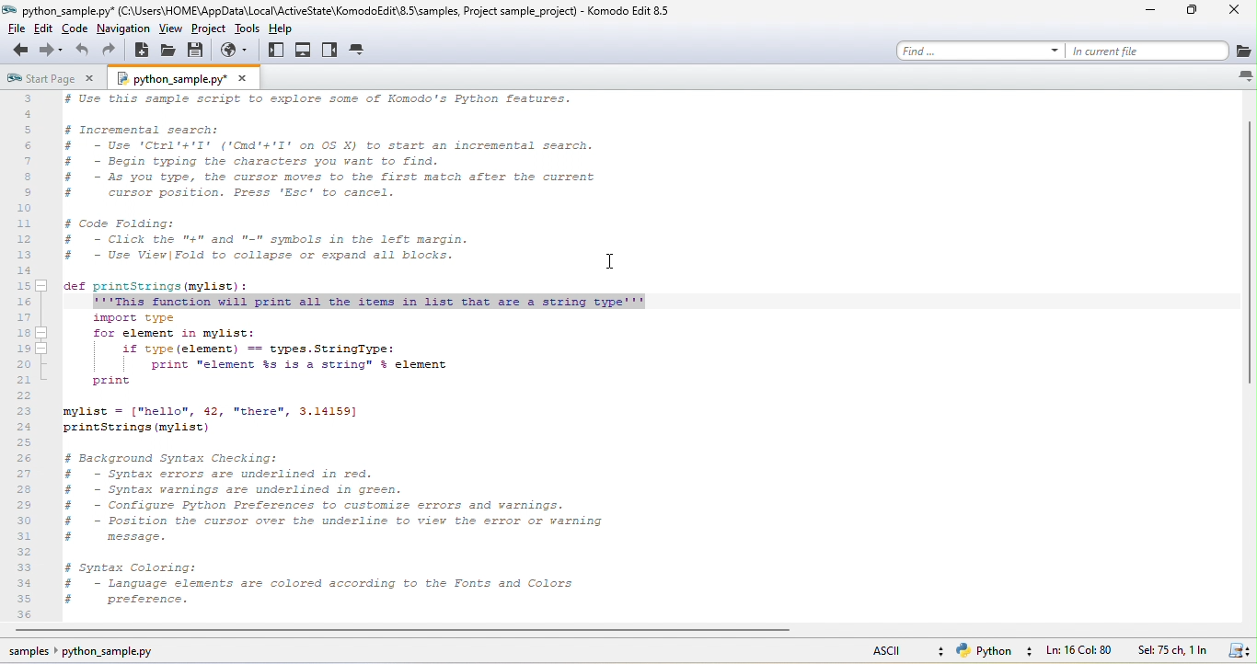  What do you see at coordinates (1243, 75) in the screenshot?
I see `icon` at bounding box center [1243, 75].